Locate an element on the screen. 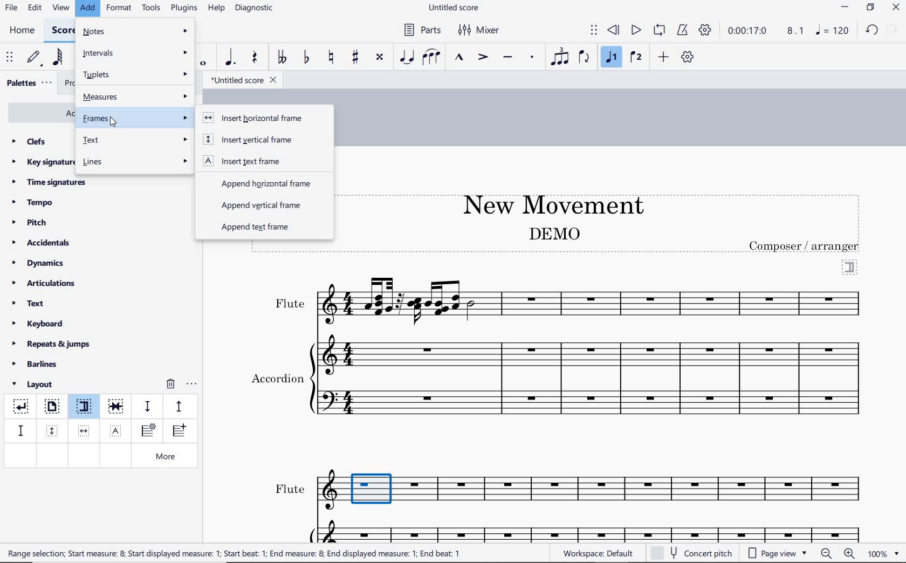  view is located at coordinates (59, 9).